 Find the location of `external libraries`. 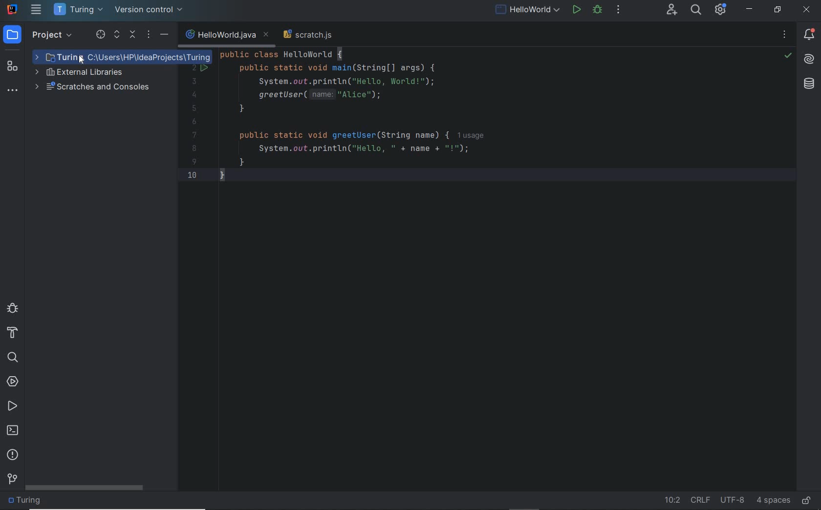

external libraries is located at coordinates (89, 74).